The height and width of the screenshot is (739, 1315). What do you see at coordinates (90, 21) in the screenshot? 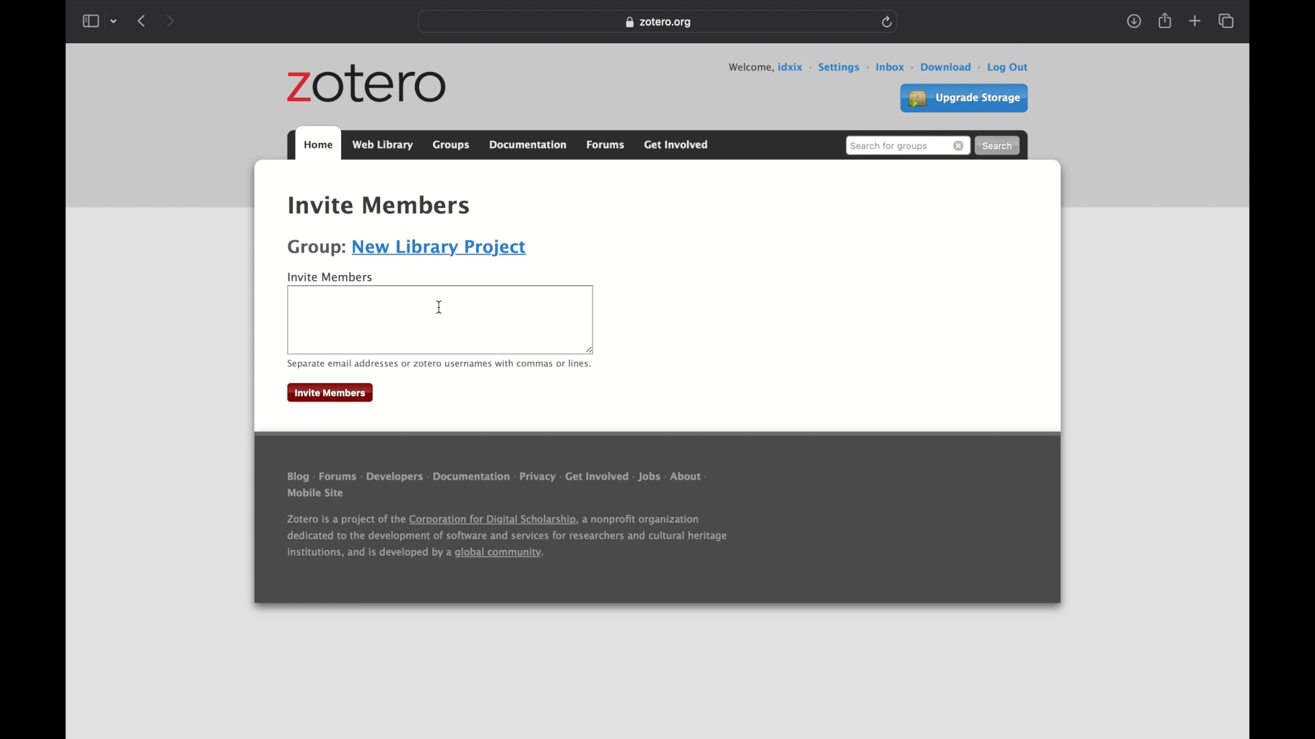
I see `show sidebar` at bounding box center [90, 21].